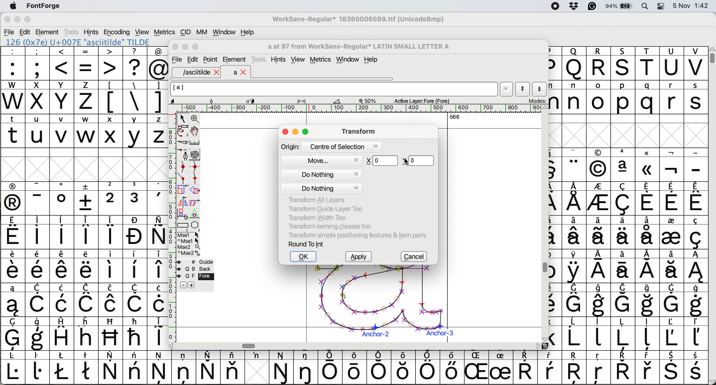 This screenshot has width=716, height=385. What do you see at coordinates (257, 355) in the screenshot?
I see `symbol` at bounding box center [257, 355].